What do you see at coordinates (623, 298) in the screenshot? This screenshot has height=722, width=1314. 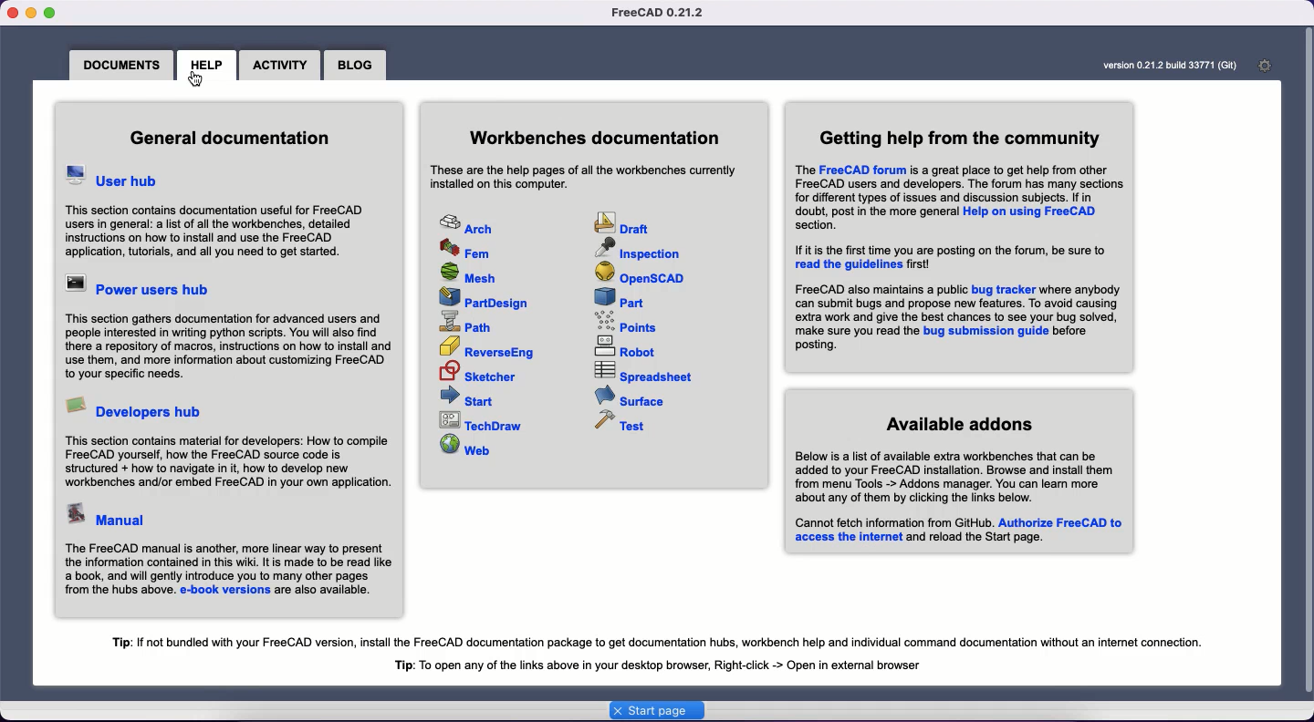 I see `Part` at bounding box center [623, 298].